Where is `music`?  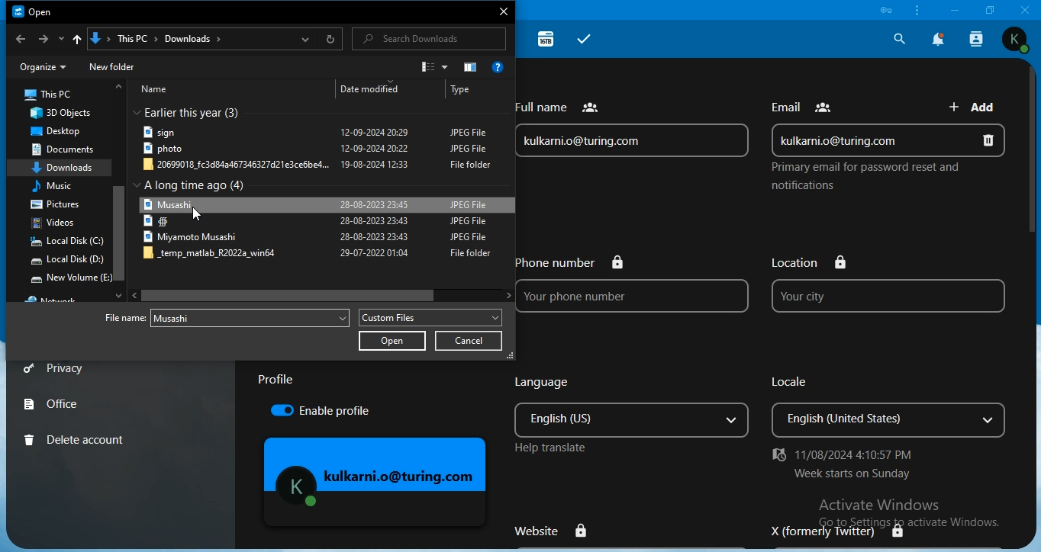 music is located at coordinates (56, 187).